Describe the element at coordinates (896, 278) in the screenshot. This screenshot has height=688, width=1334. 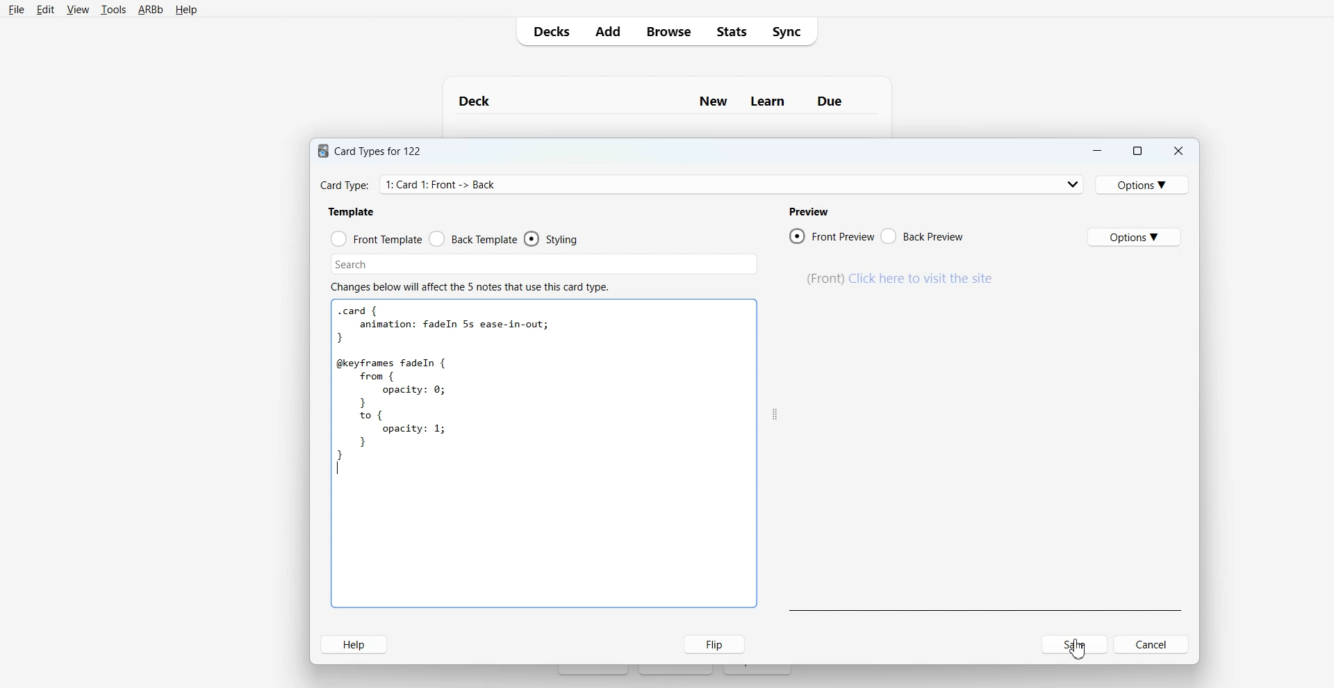
I see `Animation` at that location.